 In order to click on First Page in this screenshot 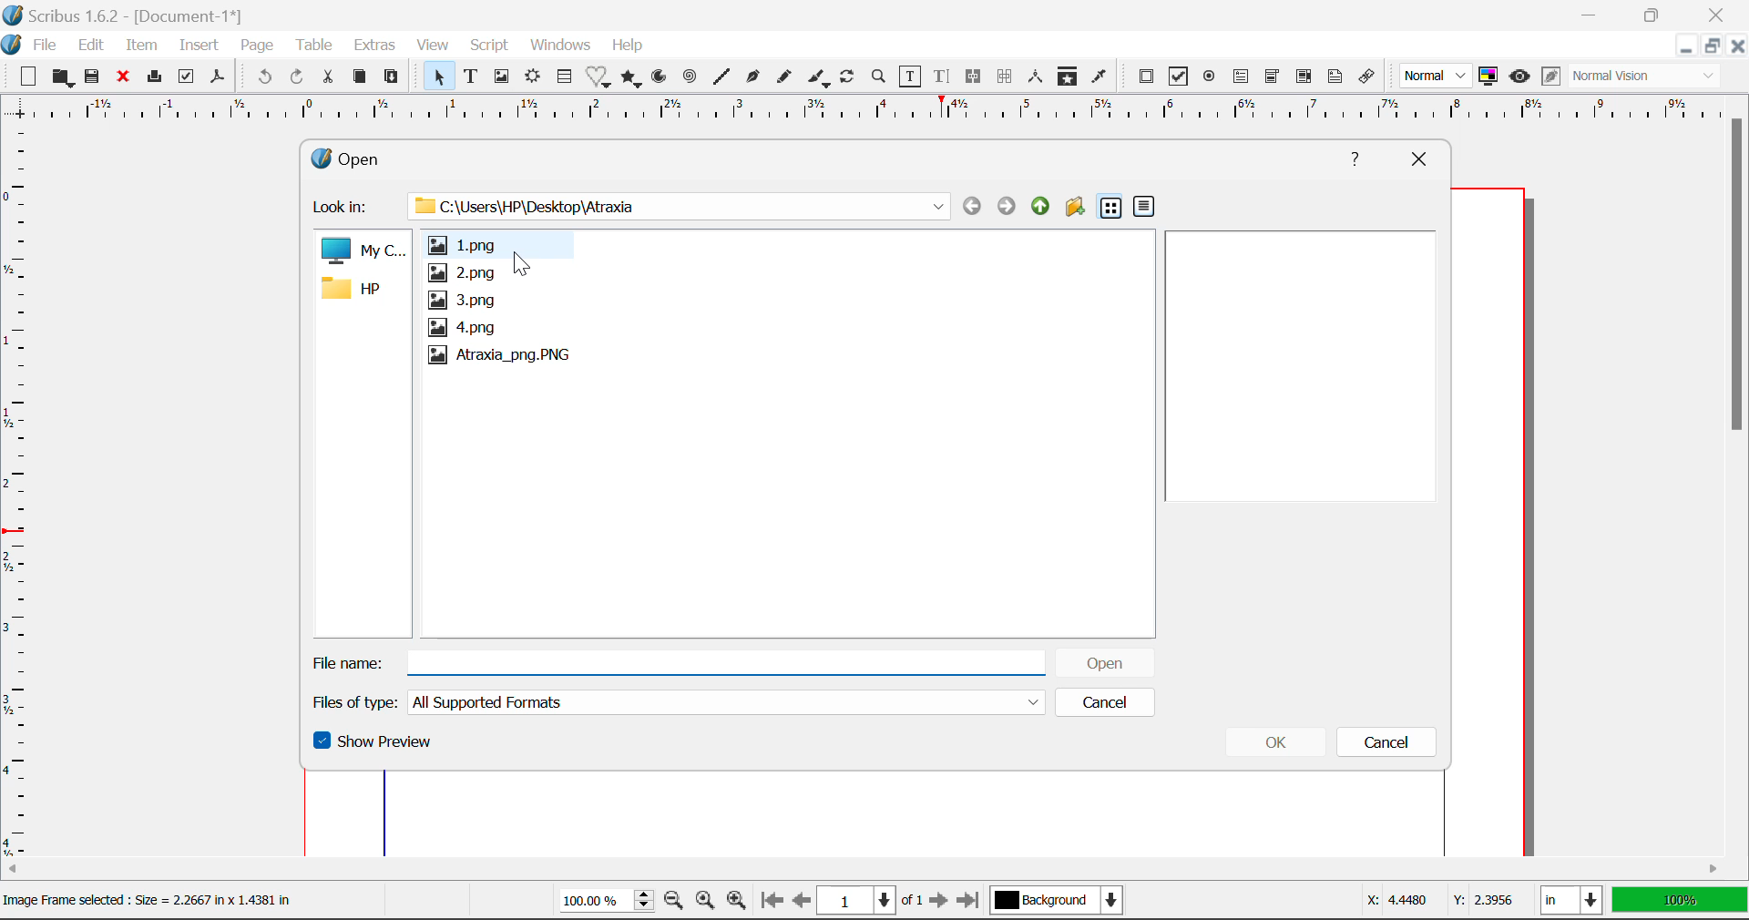, I will do `click(772, 901)`.